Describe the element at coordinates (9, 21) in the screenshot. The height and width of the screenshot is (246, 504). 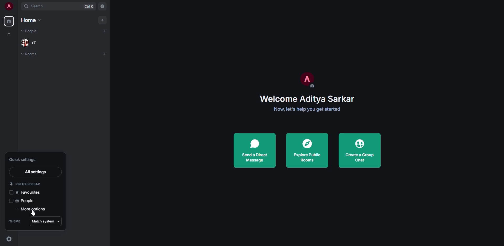
I see `home` at that location.